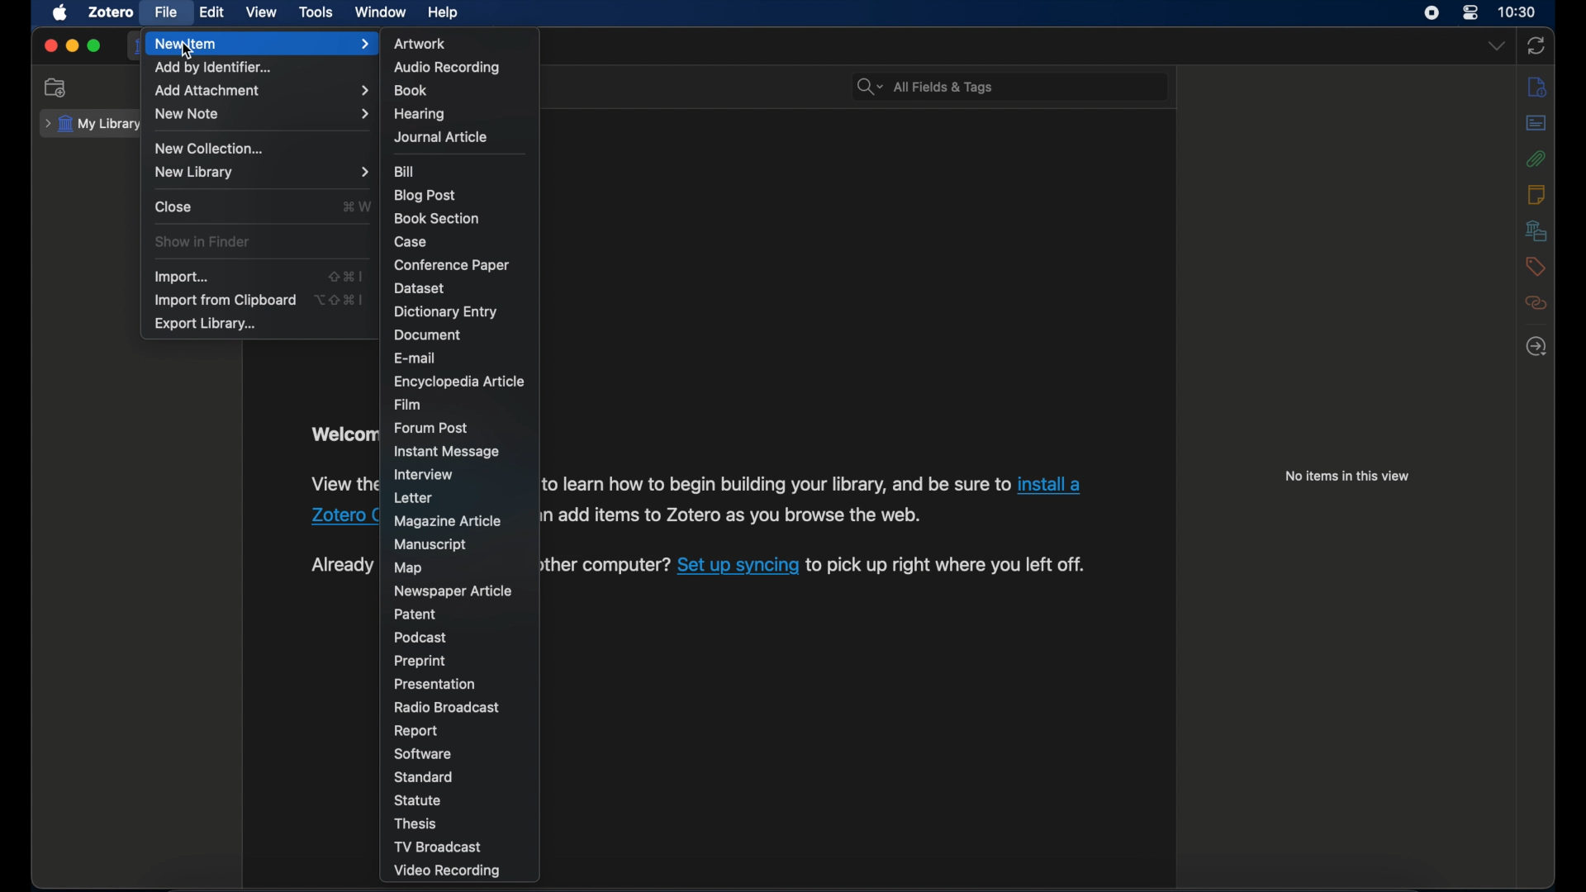 Image resolution: width=1586 pixels, height=892 pixels. What do you see at coordinates (408, 567) in the screenshot?
I see `map` at bounding box center [408, 567].